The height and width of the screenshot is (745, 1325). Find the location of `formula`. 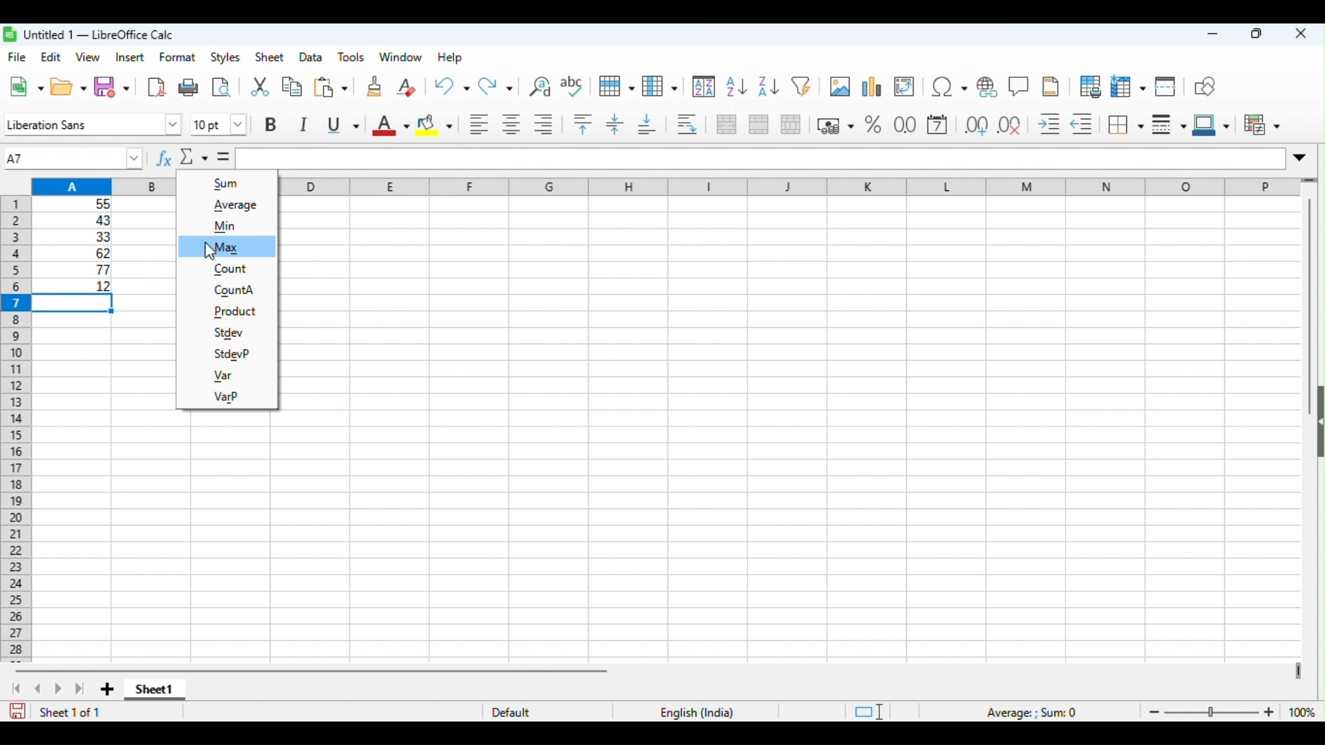

formula is located at coordinates (1034, 712).